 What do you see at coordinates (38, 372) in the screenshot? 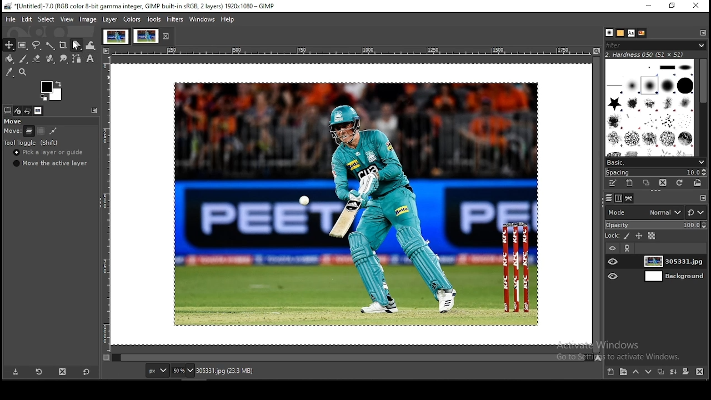
I see `restore tool preset` at bounding box center [38, 372].